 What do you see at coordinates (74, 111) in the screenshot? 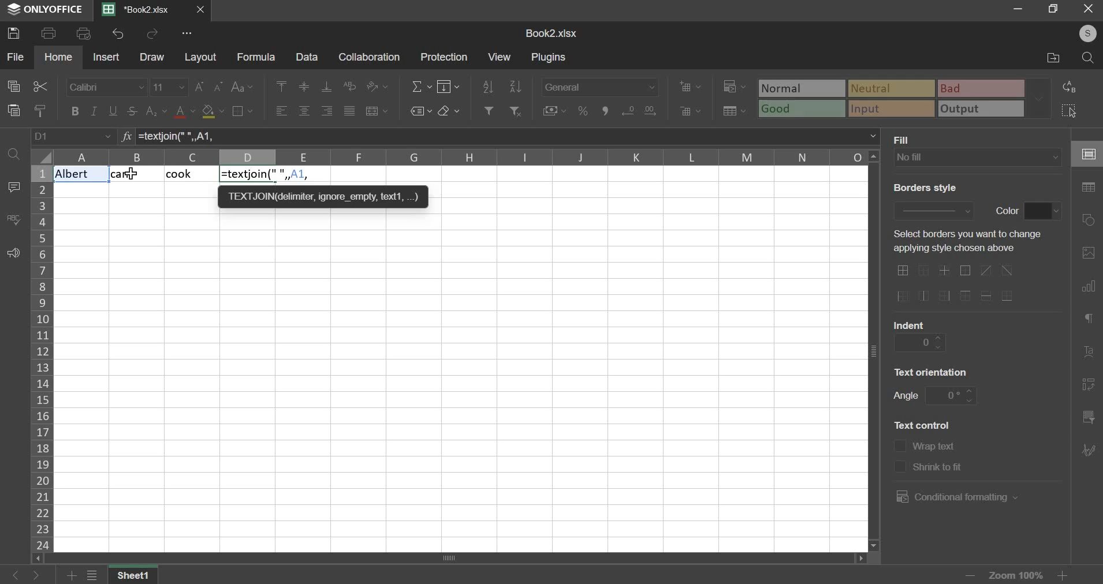
I see `bold` at bounding box center [74, 111].